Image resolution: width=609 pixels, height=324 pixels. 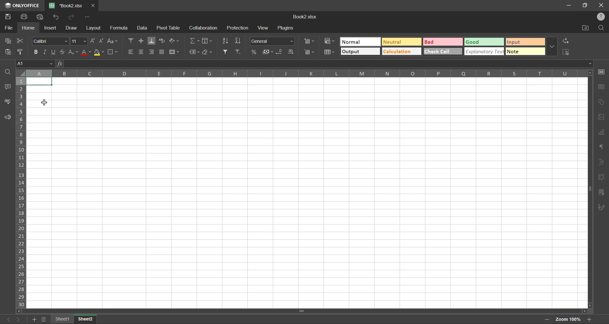 What do you see at coordinates (7, 117) in the screenshot?
I see `feedback` at bounding box center [7, 117].